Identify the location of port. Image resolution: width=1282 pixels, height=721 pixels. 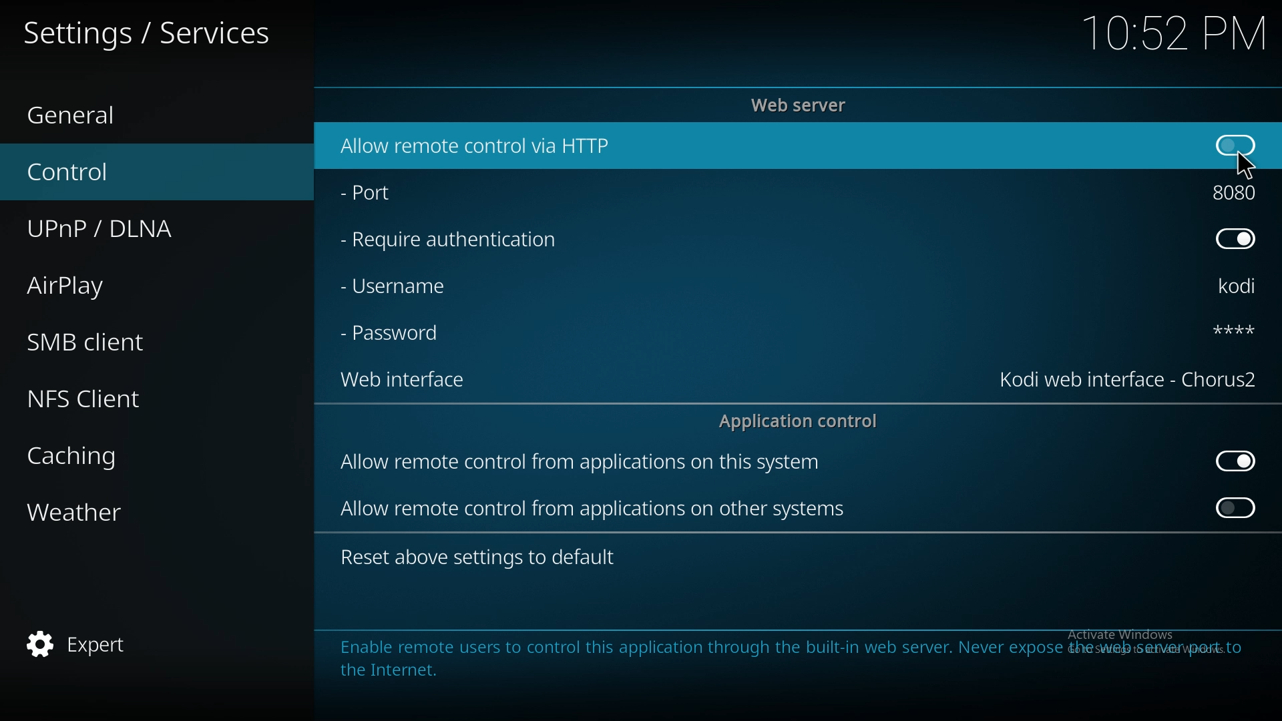
(399, 195).